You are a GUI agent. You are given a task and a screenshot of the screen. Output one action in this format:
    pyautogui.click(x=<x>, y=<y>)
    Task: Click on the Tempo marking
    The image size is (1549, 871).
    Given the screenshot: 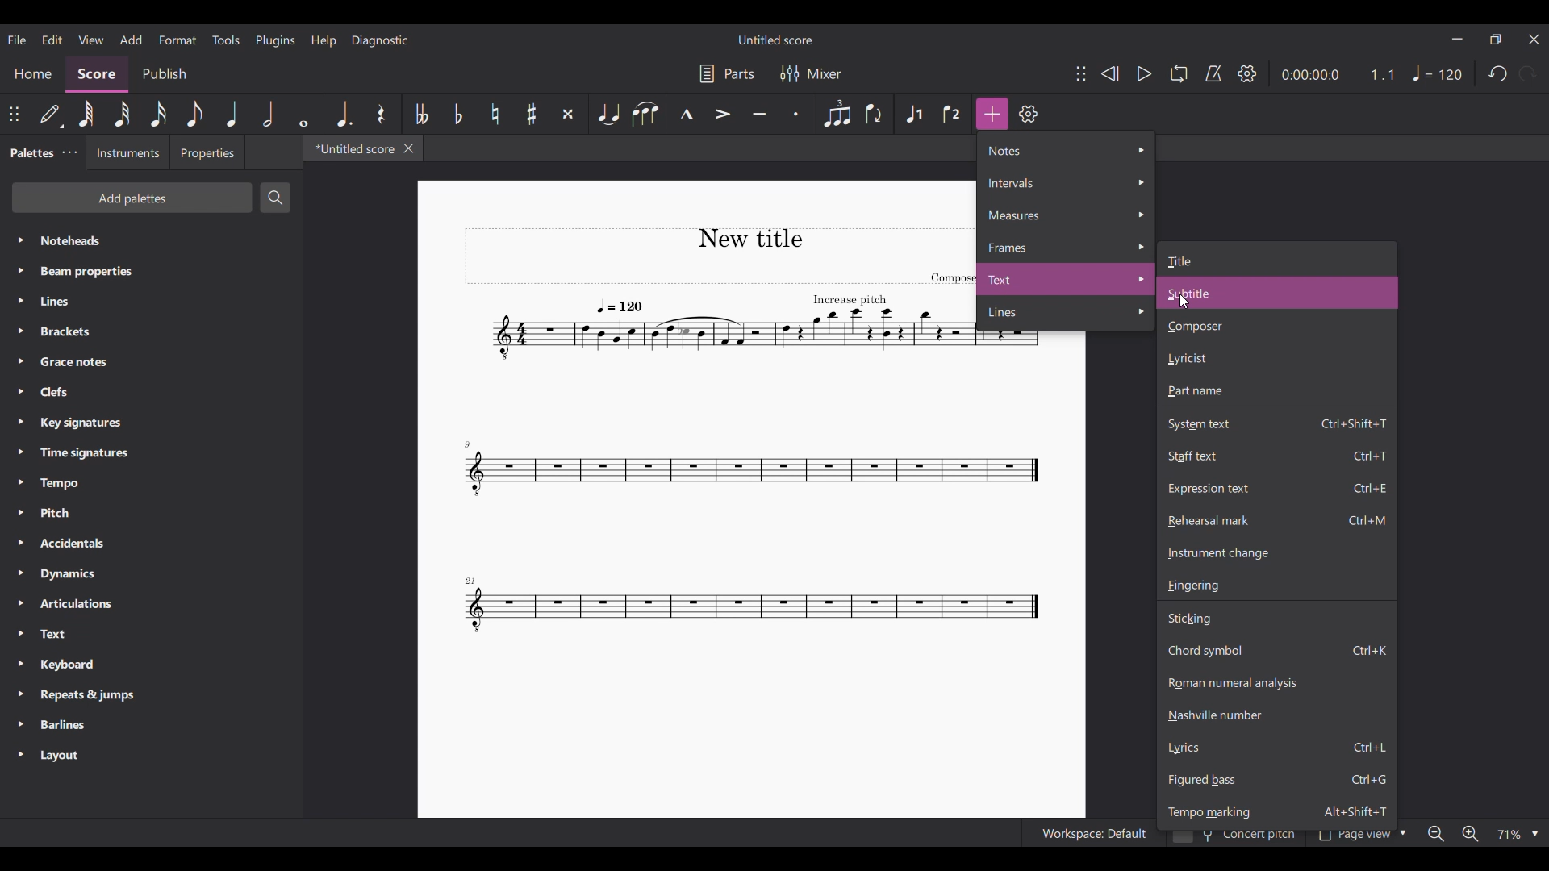 What is the action you would take?
    pyautogui.click(x=1276, y=811)
    